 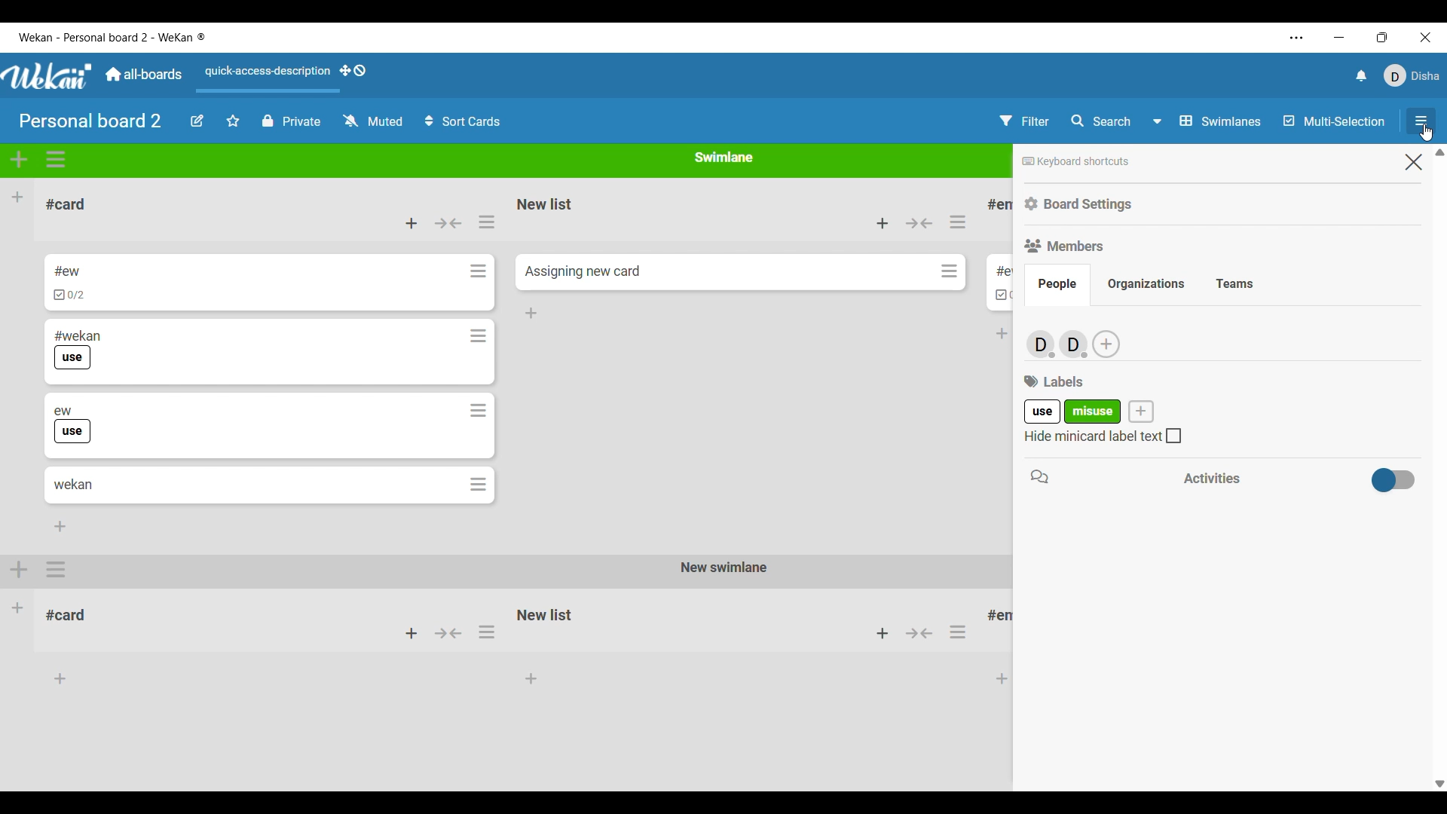 I want to click on Current account, so click(x=1412, y=76).